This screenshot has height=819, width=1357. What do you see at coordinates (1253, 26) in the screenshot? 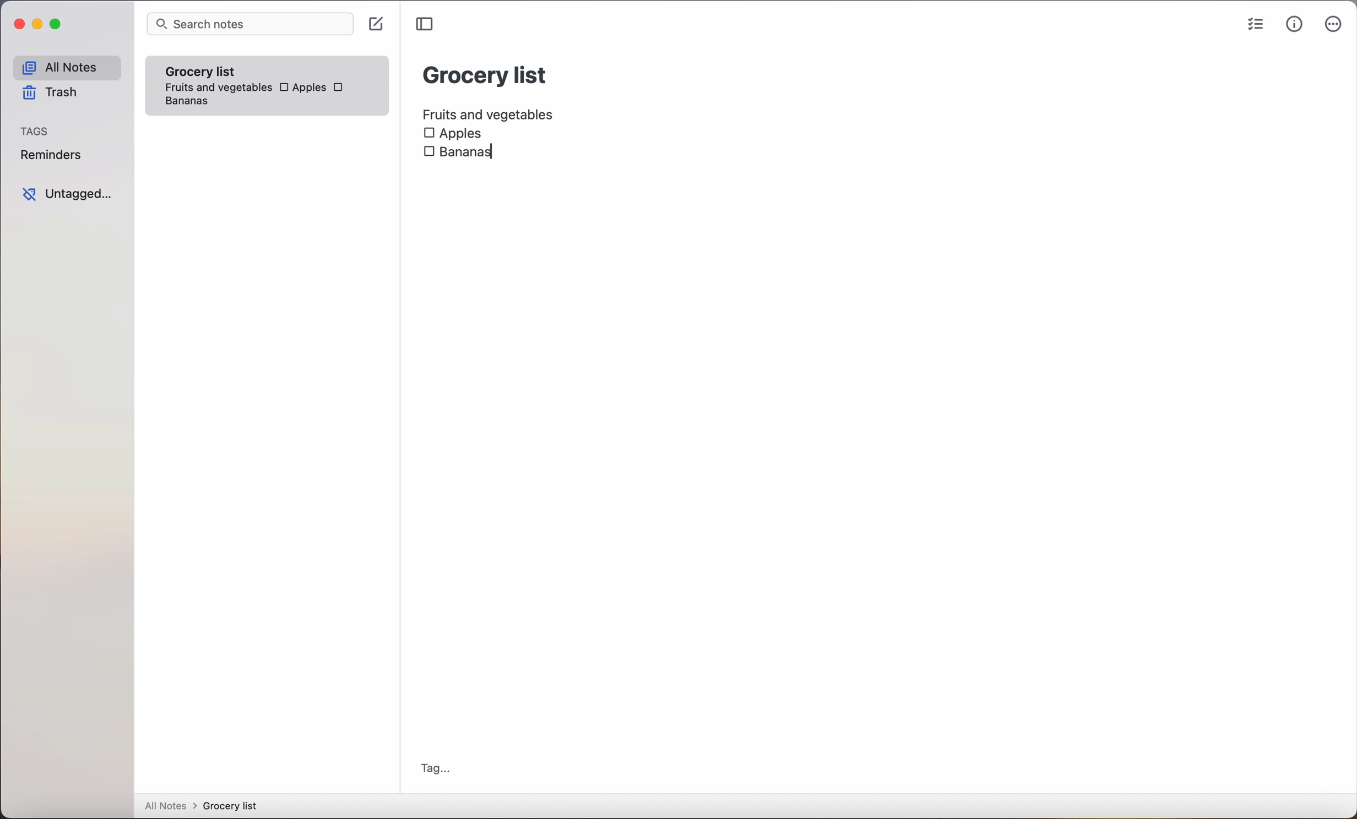
I see `checklist` at bounding box center [1253, 26].